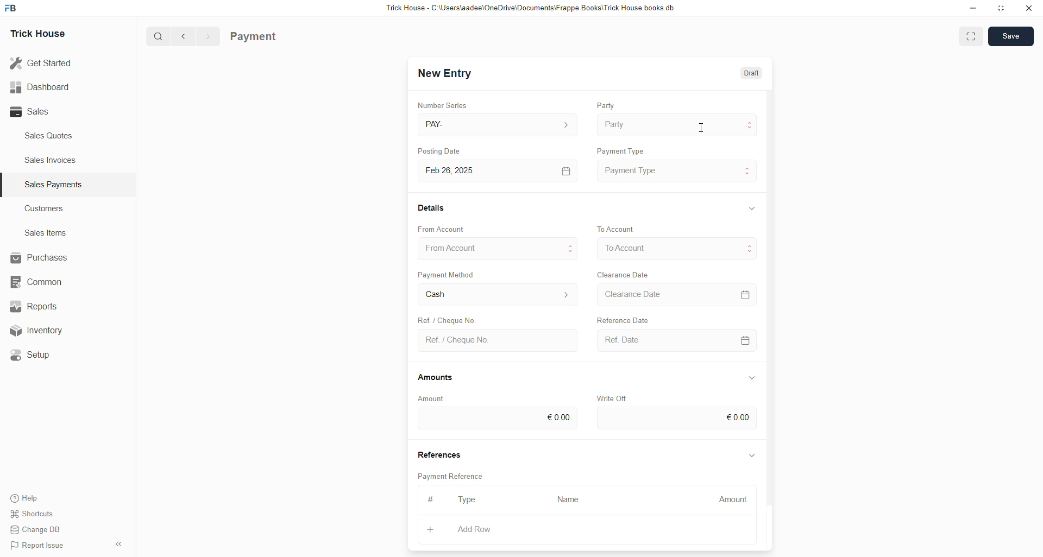 The height and width of the screenshot is (557, 1043). Describe the element at coordinates (467, 500) in the screenshot. I see `Type` at that location.